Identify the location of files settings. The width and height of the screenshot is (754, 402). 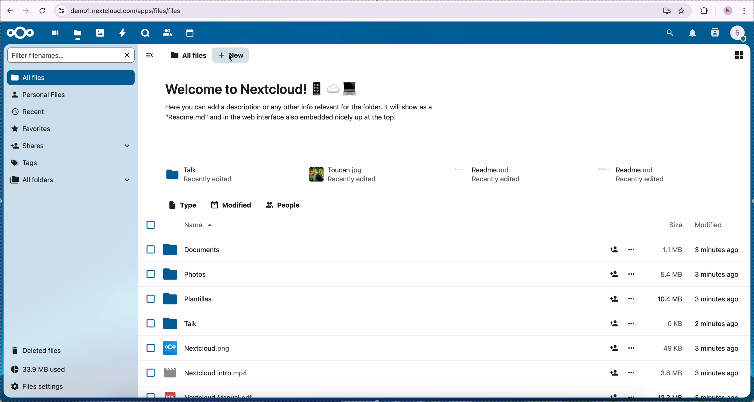
(40, 387).